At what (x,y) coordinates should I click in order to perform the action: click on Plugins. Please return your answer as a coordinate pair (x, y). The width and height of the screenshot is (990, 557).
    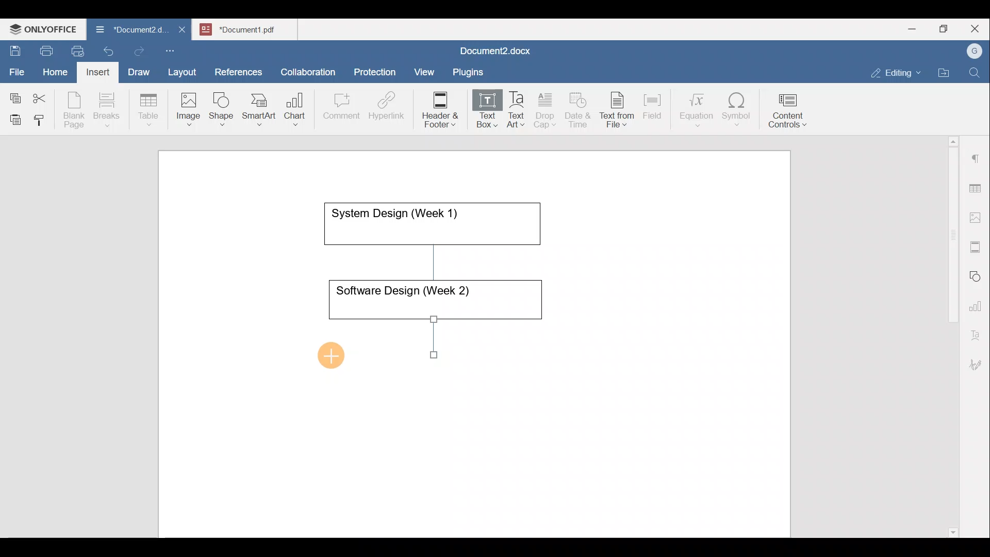
    Looking at the image, I should click on (471, 71).